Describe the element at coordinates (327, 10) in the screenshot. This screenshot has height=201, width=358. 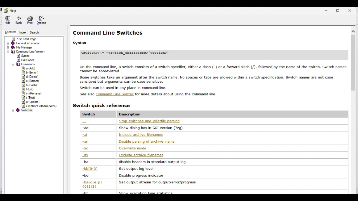
I see `Minimize` at that location.